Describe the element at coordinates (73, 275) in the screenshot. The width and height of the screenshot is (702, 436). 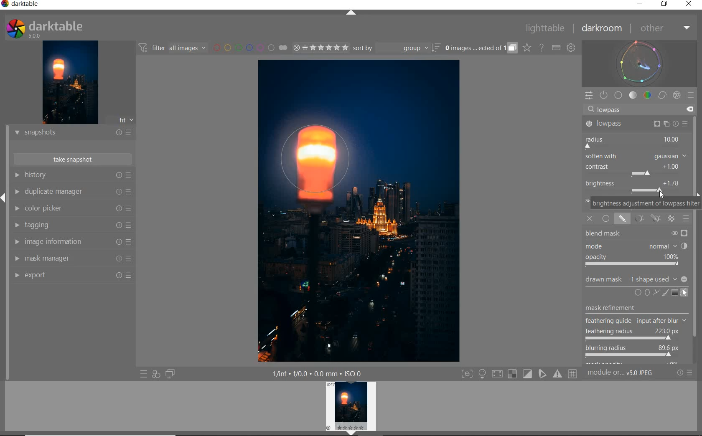
I see `EXPORT` at that location.